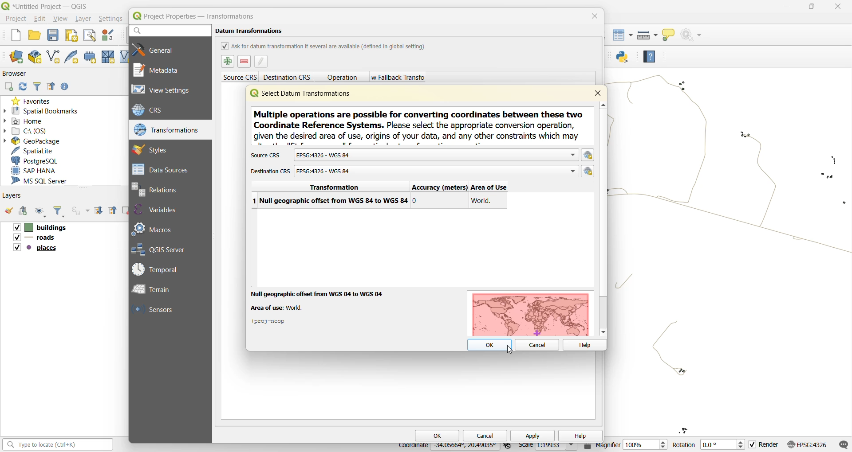  I want to click on null geographic offset from WGS 84 to WGS 84, so click(335, 201).